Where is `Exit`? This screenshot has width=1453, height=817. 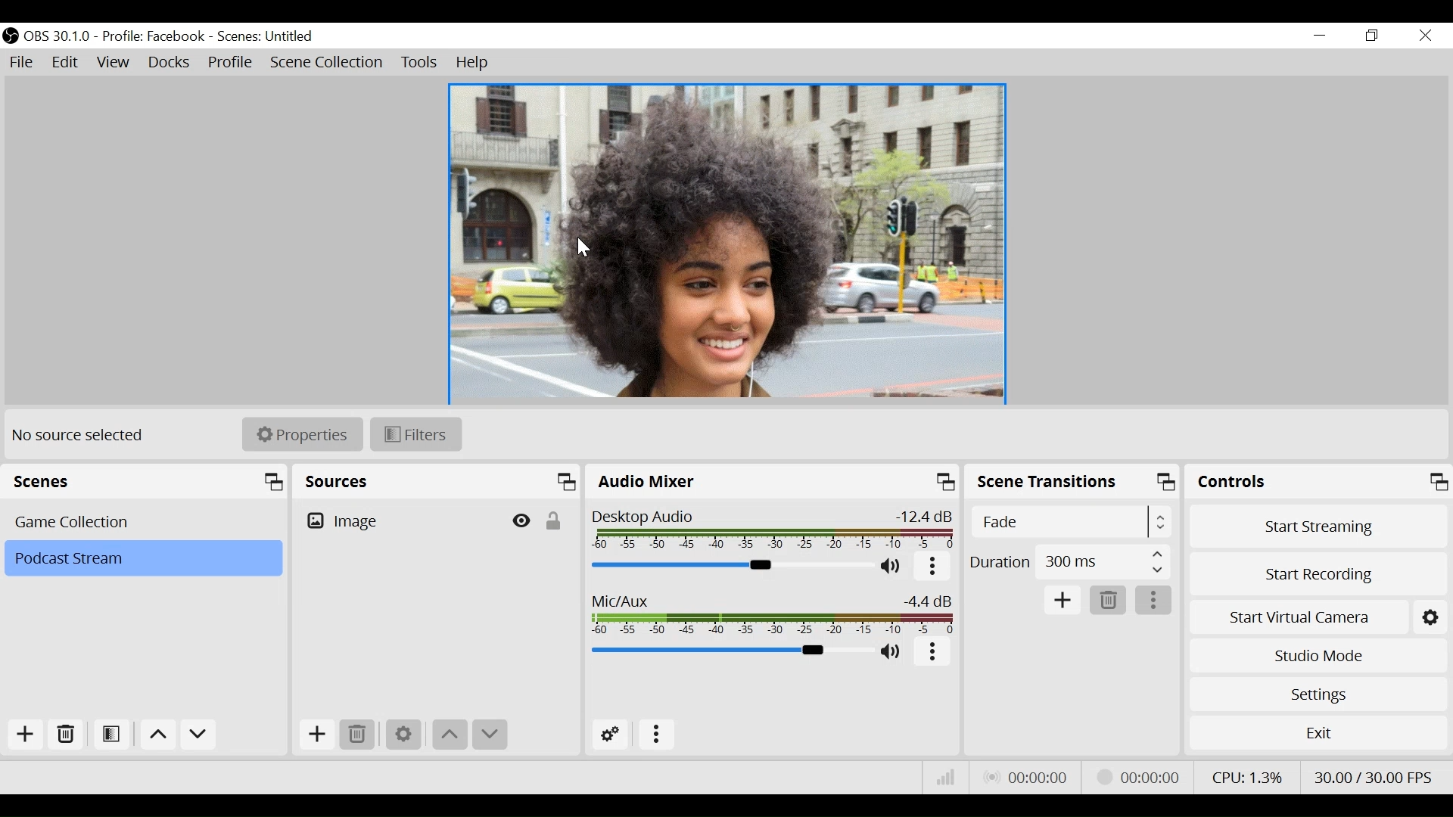
Exit is located at coordinates (1321, 735).